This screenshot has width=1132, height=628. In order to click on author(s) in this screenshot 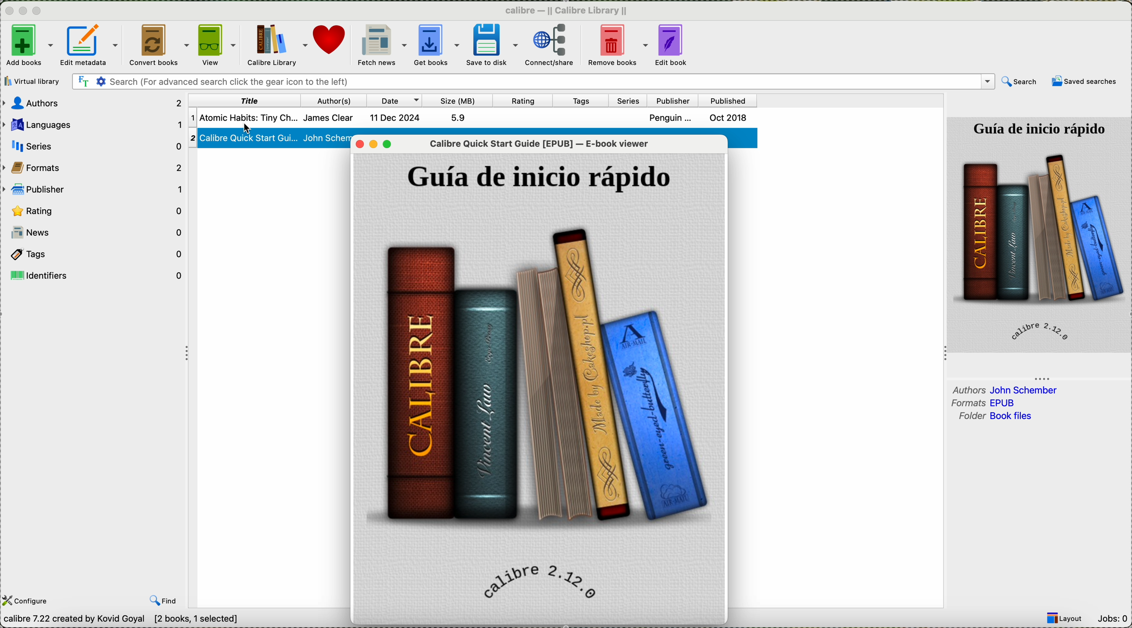, I will do `click(333, 101)`.